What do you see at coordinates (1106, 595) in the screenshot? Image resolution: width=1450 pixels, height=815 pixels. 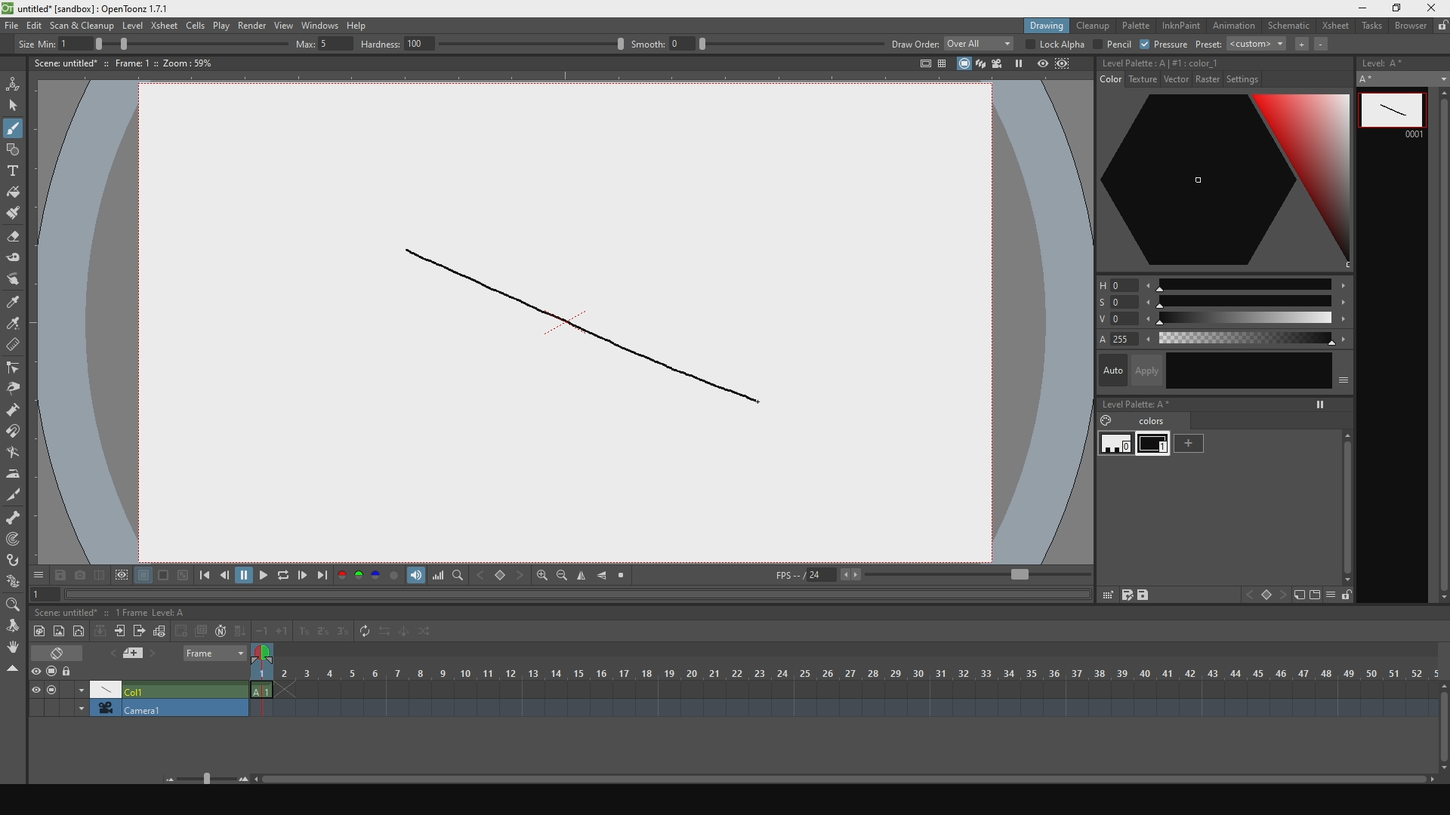 I see `grid` at bounding box center [1106, 595].